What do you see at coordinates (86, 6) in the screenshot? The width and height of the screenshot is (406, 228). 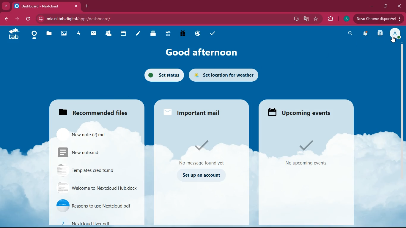 I see `add tab` at bounding box center [86, 6].